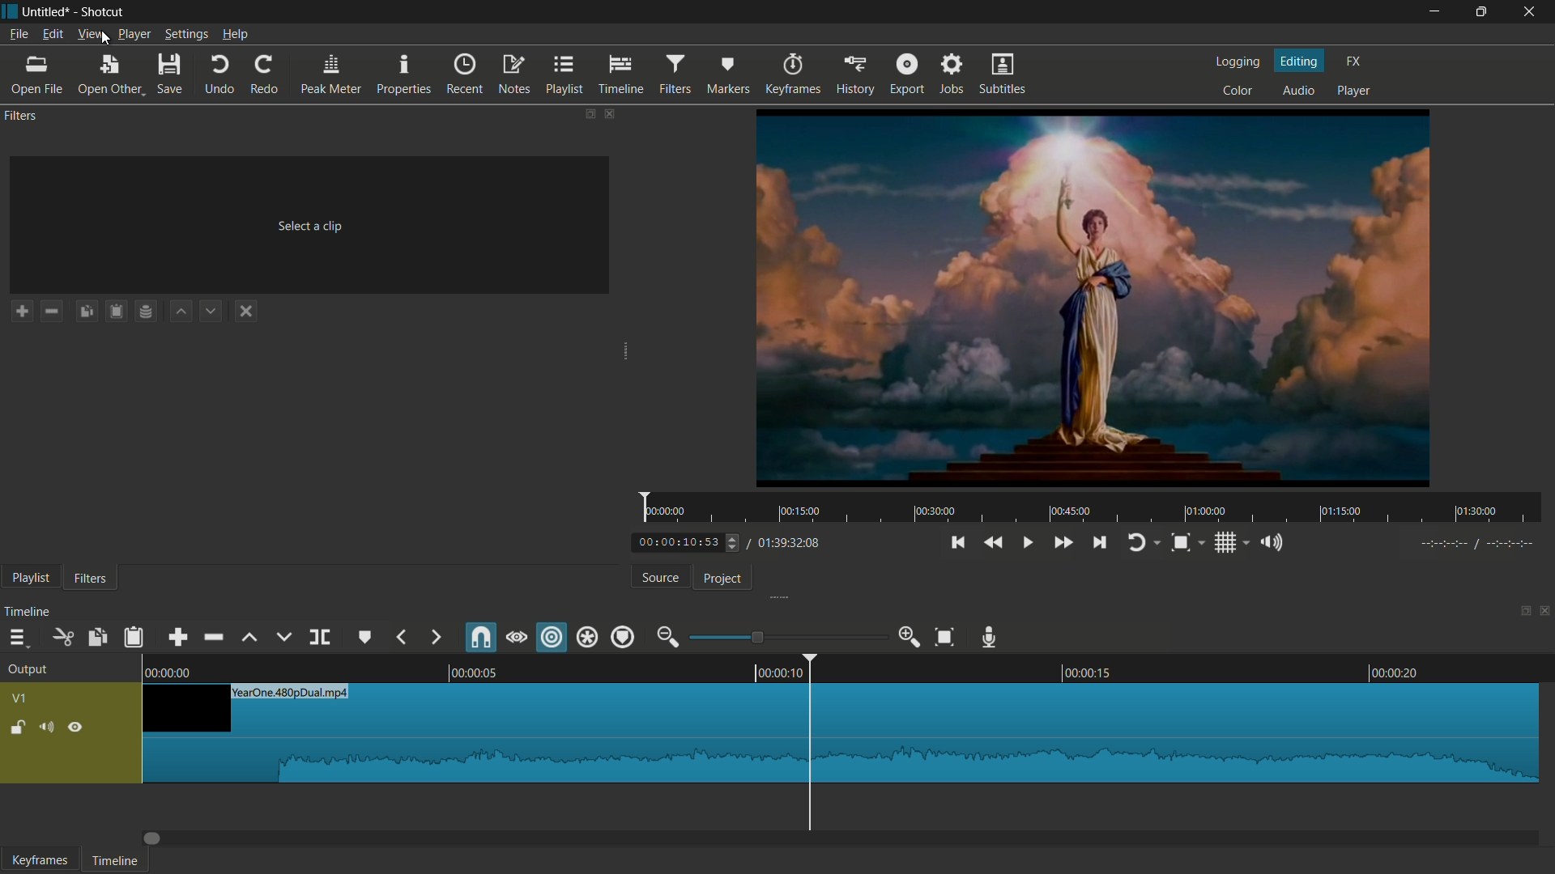  What do you see at coordinates (220, 76) in the screenshot?
I see `undo` at bounding box center [220, 76].